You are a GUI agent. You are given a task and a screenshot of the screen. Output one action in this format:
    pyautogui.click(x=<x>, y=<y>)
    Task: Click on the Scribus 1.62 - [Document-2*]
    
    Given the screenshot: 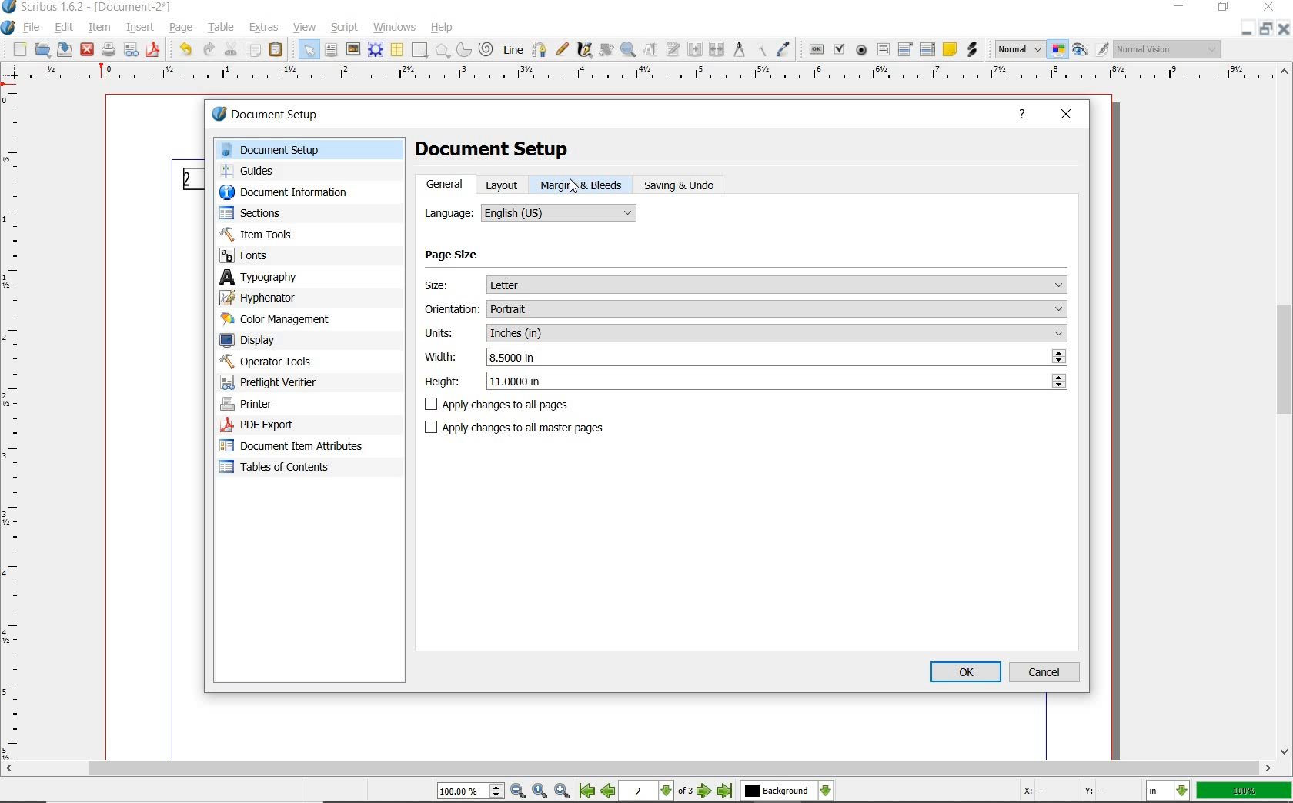 What is the action you would take?
    pyautogui.click(x=89, y=7)
    